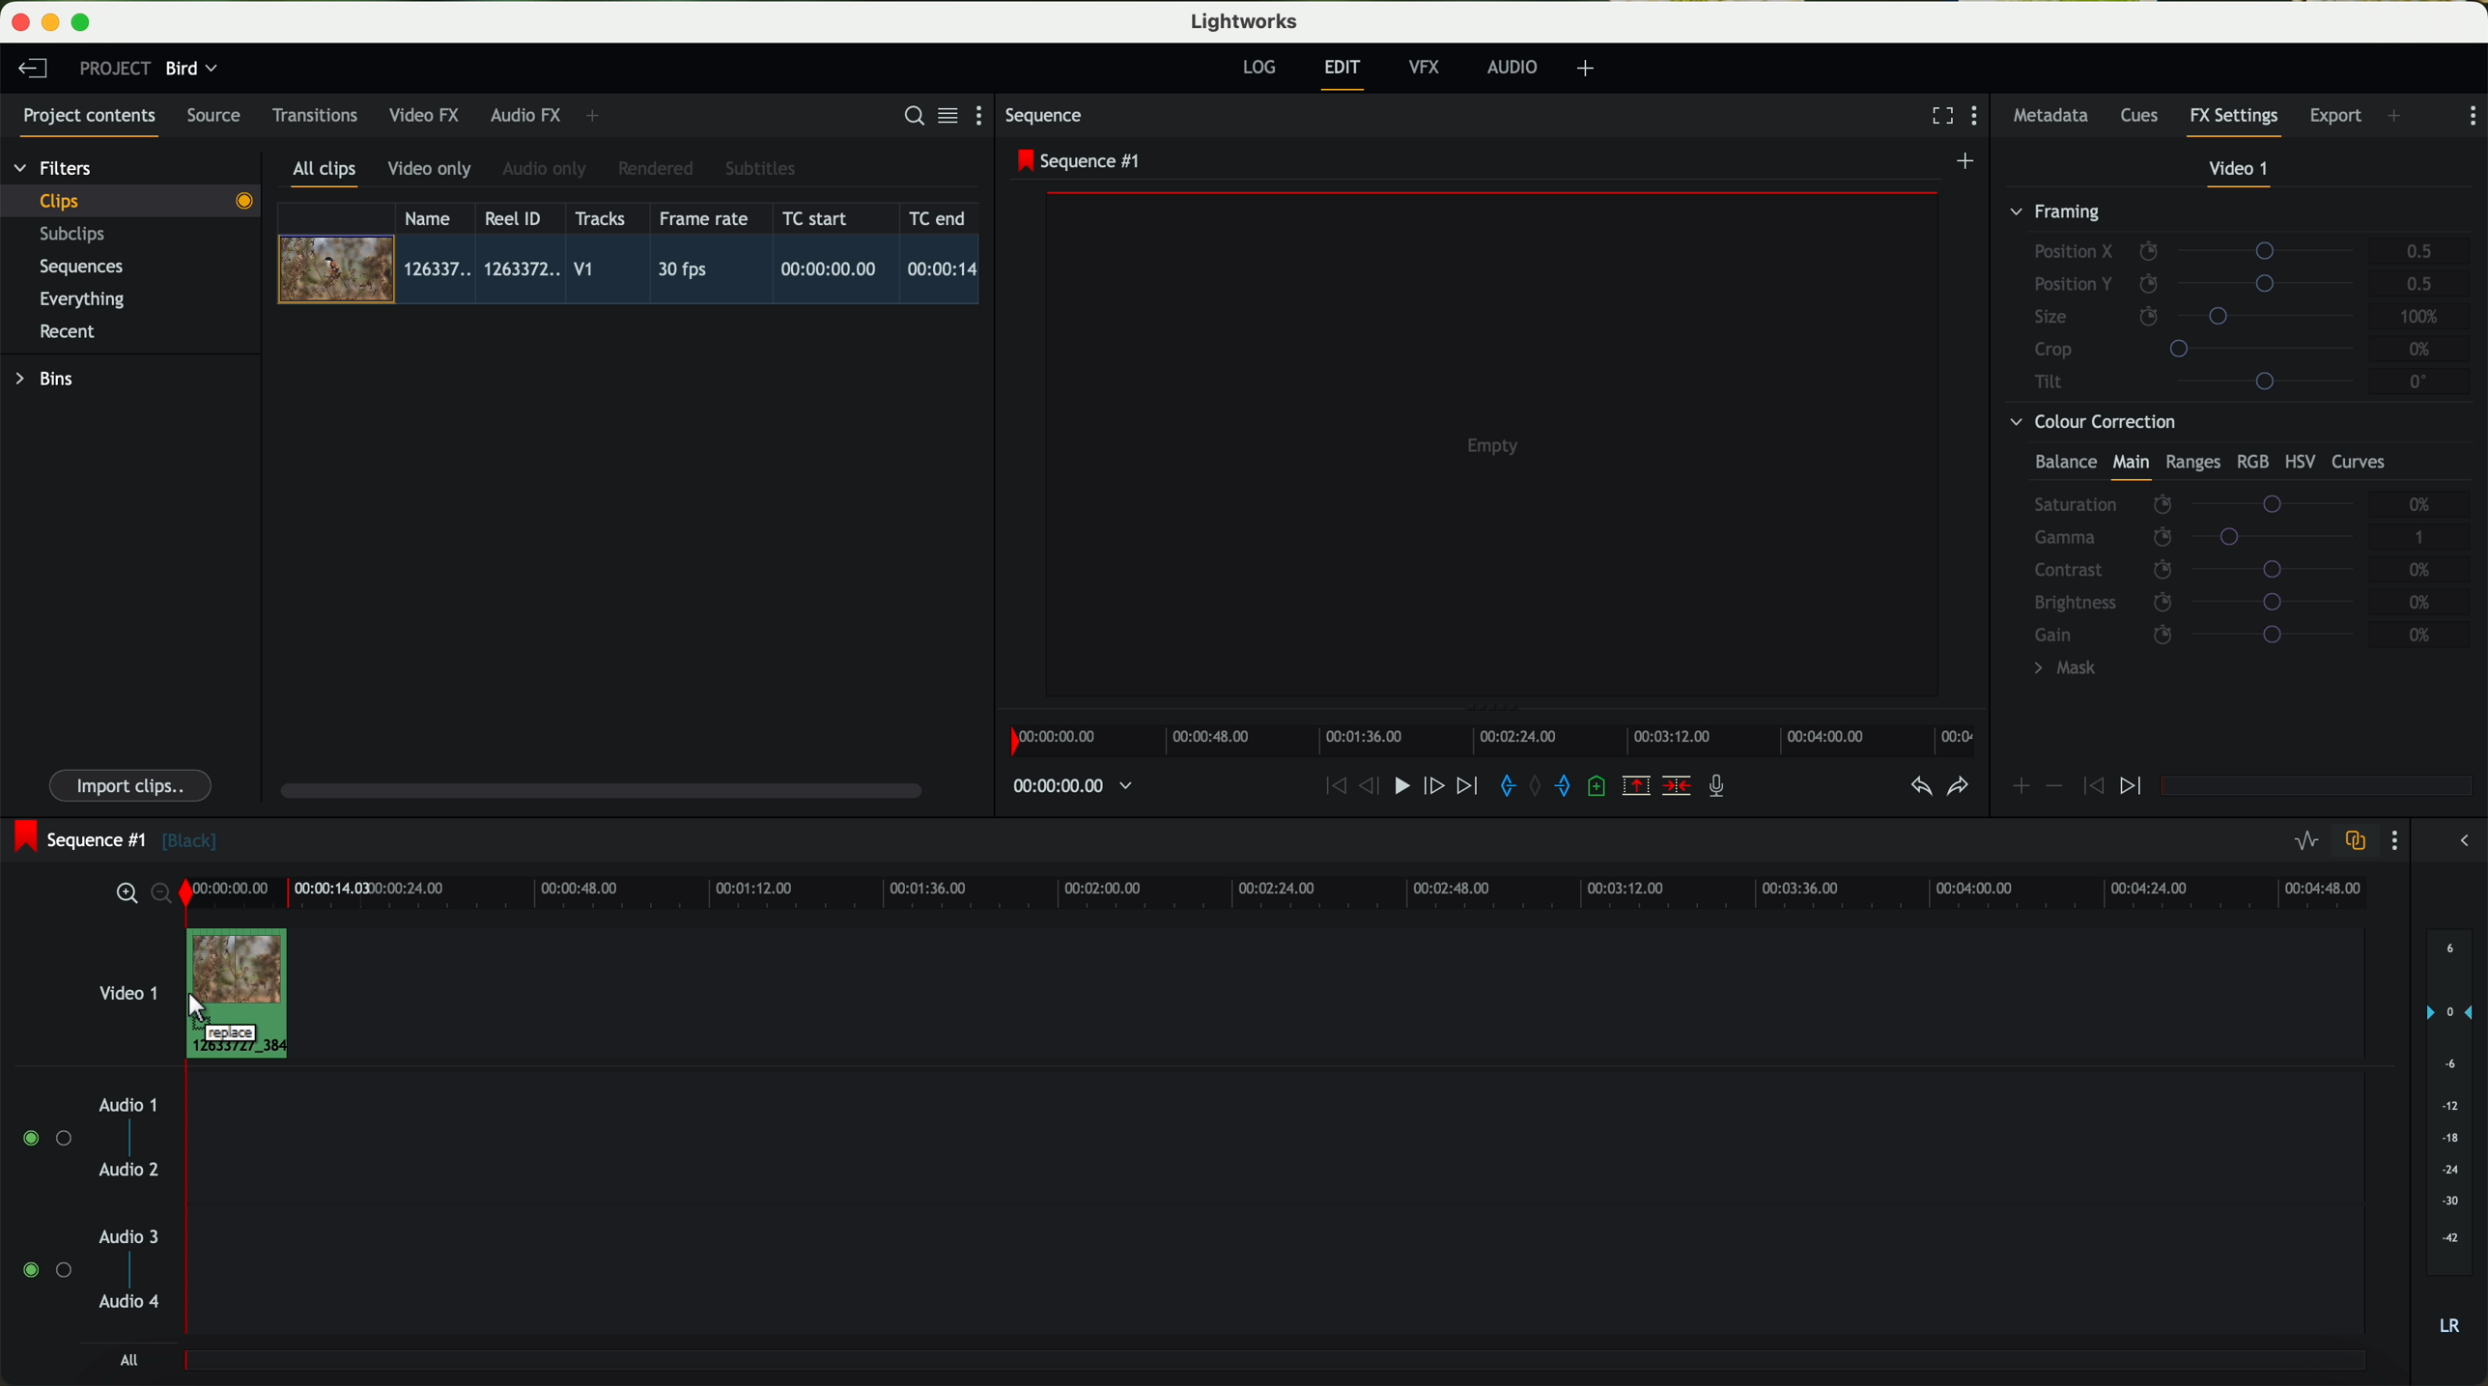 This screenshot has width=2488, height=1386. Describe the element at coordinates (2251, 460) in the screenshot. I see `RGB` at that location.